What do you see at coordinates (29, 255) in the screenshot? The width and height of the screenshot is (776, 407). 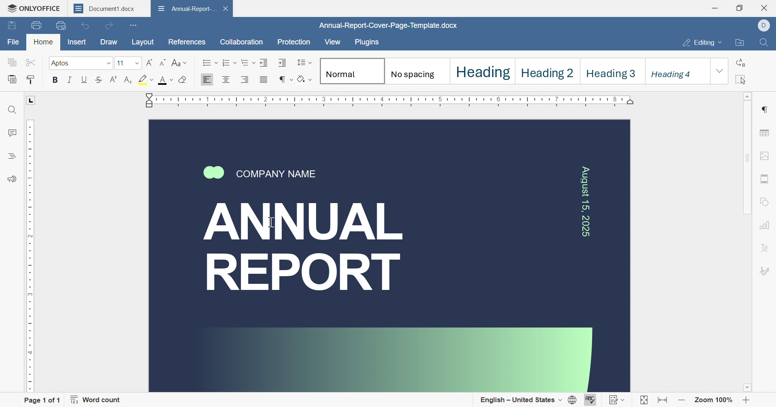 I see `ruler` at bounding box center [29, 255].